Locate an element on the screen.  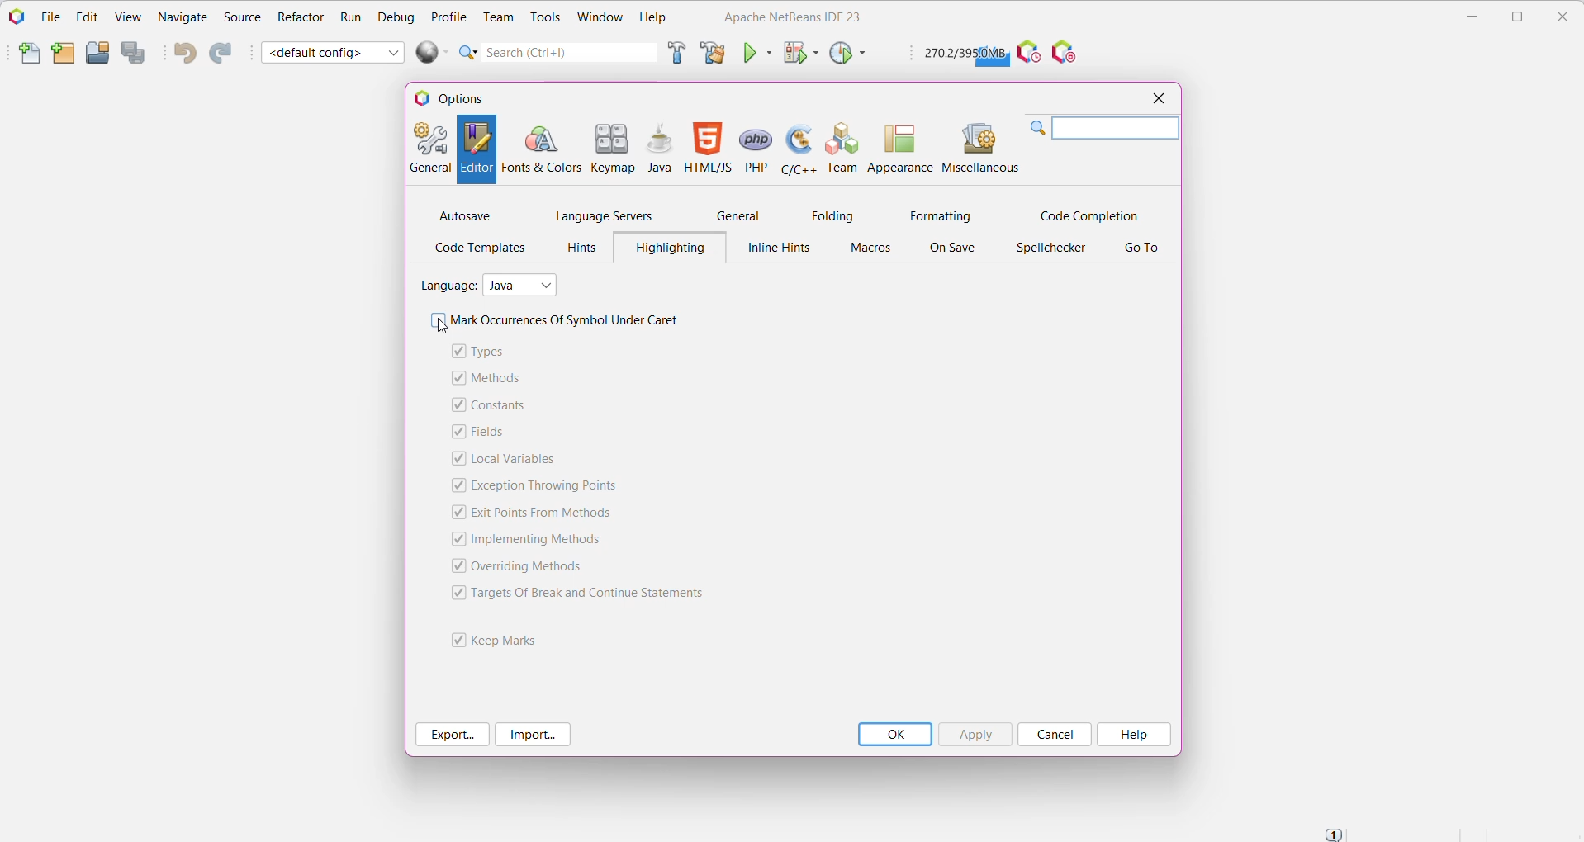
Debug is located at coordinates (395, 17).